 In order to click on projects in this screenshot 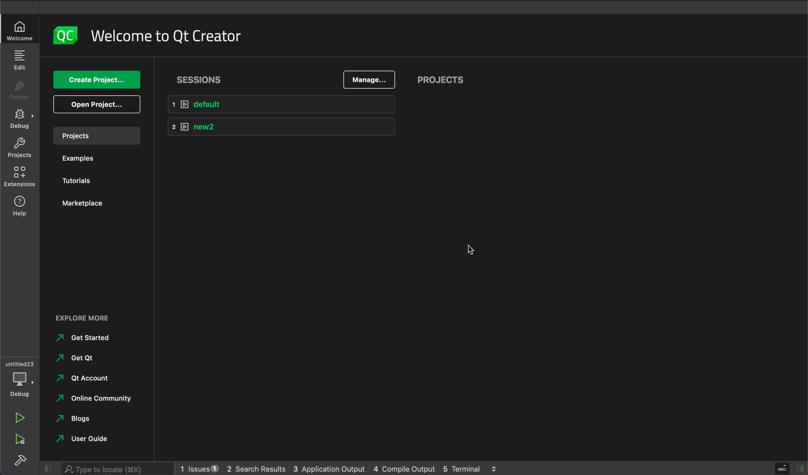, I will do `click(95, 135)`.